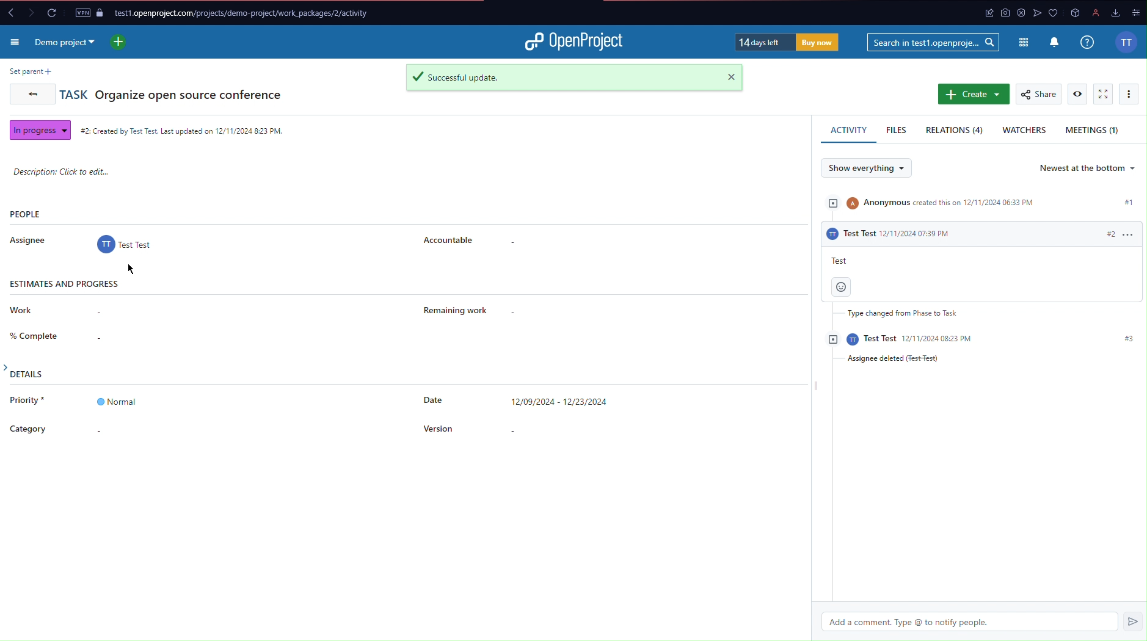 Image resolution: width=1147 pixels, height=641 pixels. I want to click on Category, so click(26, 423).